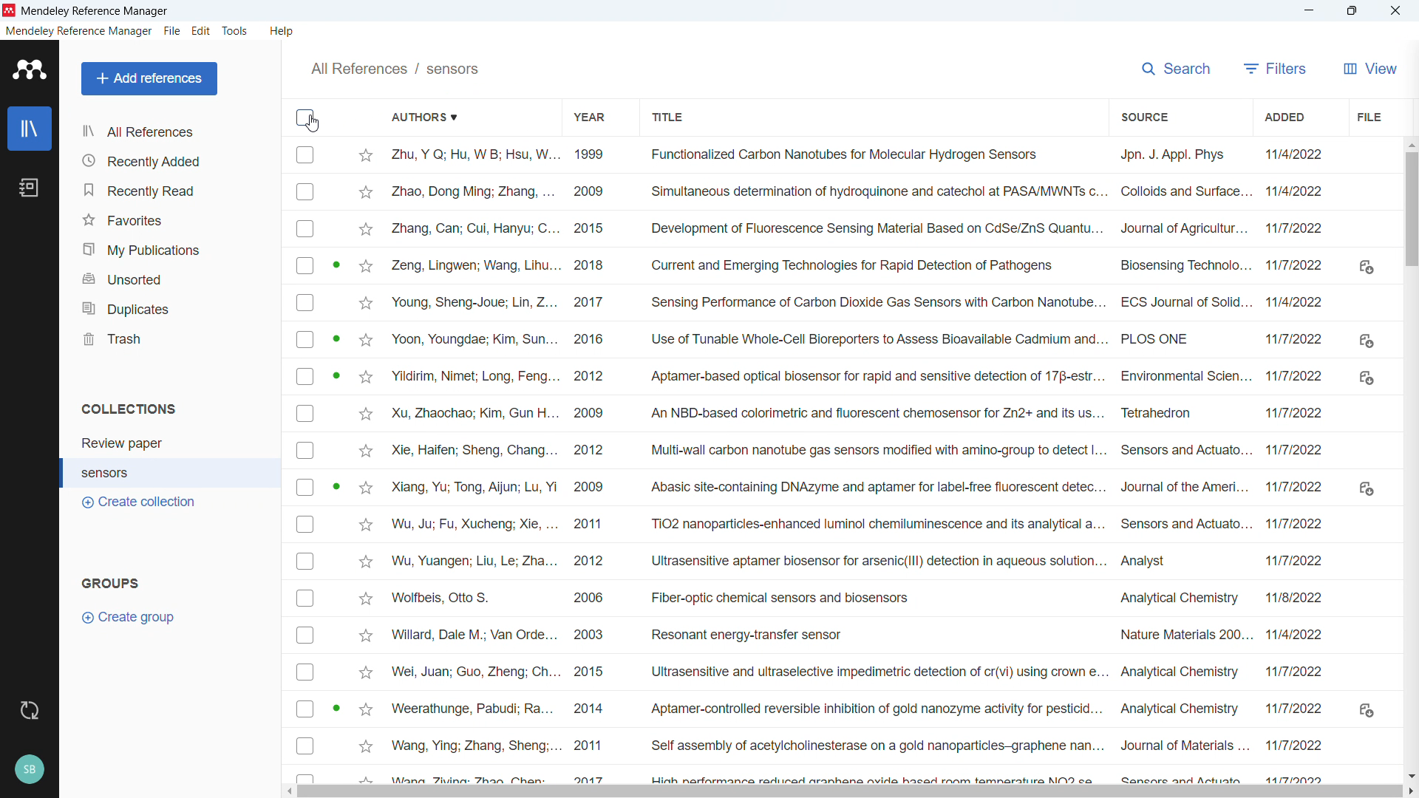  I want to click on recently added, so click(171, 160).